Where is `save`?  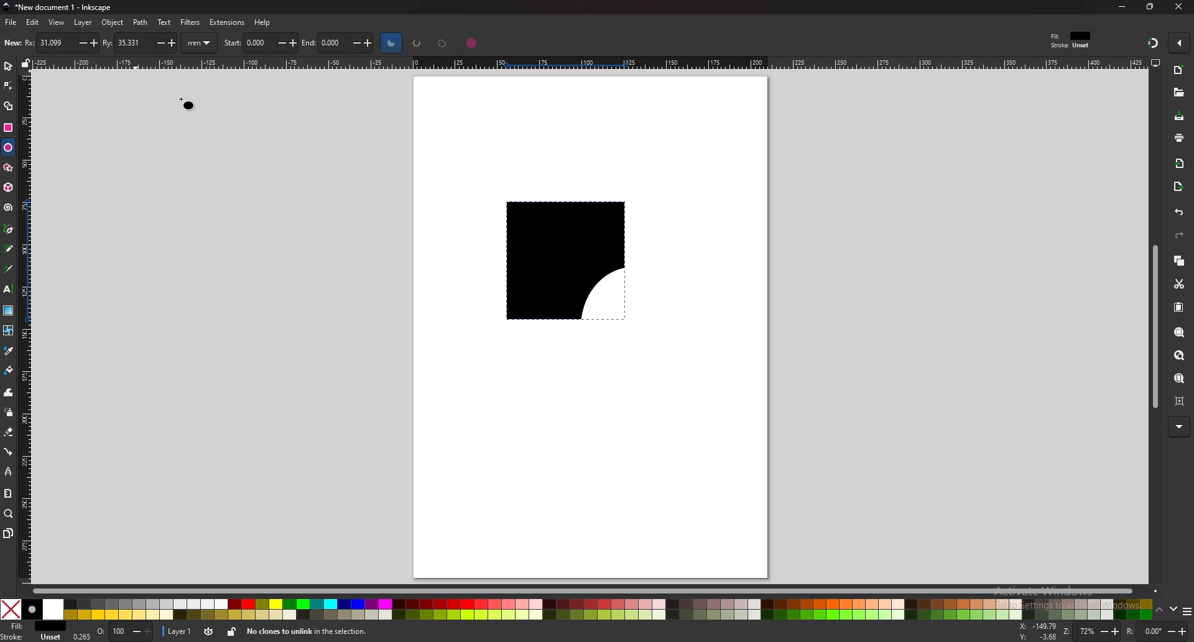 save is located at coordinates (1178, 116).